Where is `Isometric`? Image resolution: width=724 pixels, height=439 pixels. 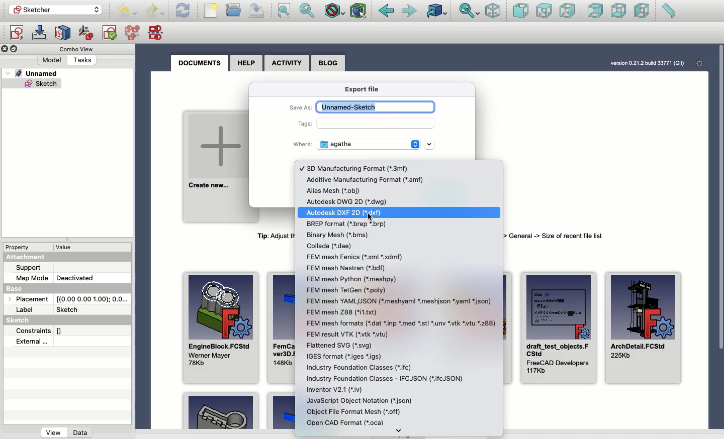
Isometric is located at coordinates (493, 12).